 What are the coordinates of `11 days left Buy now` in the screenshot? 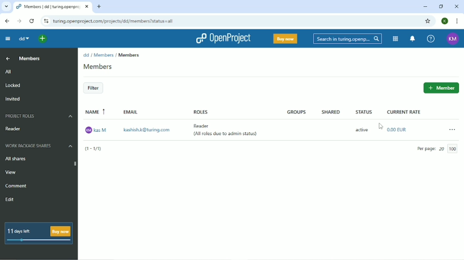 It's located at (41, 232).